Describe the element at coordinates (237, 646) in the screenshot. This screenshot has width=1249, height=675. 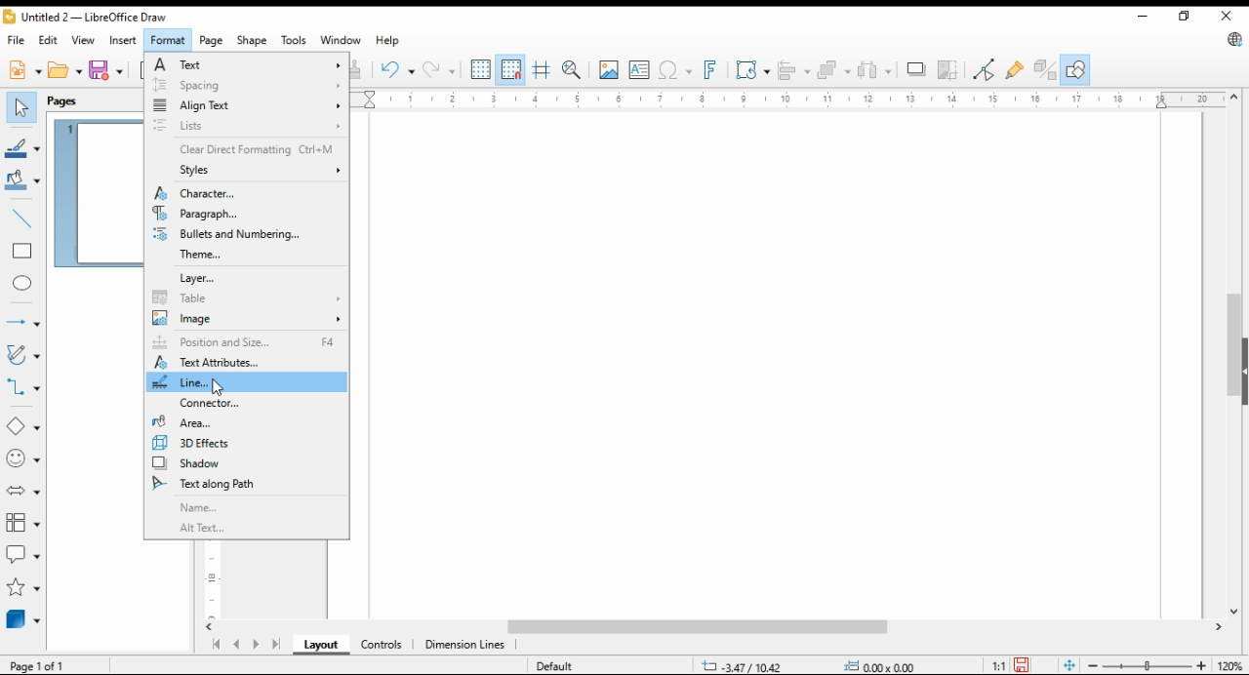
I see `previous page` at that location.